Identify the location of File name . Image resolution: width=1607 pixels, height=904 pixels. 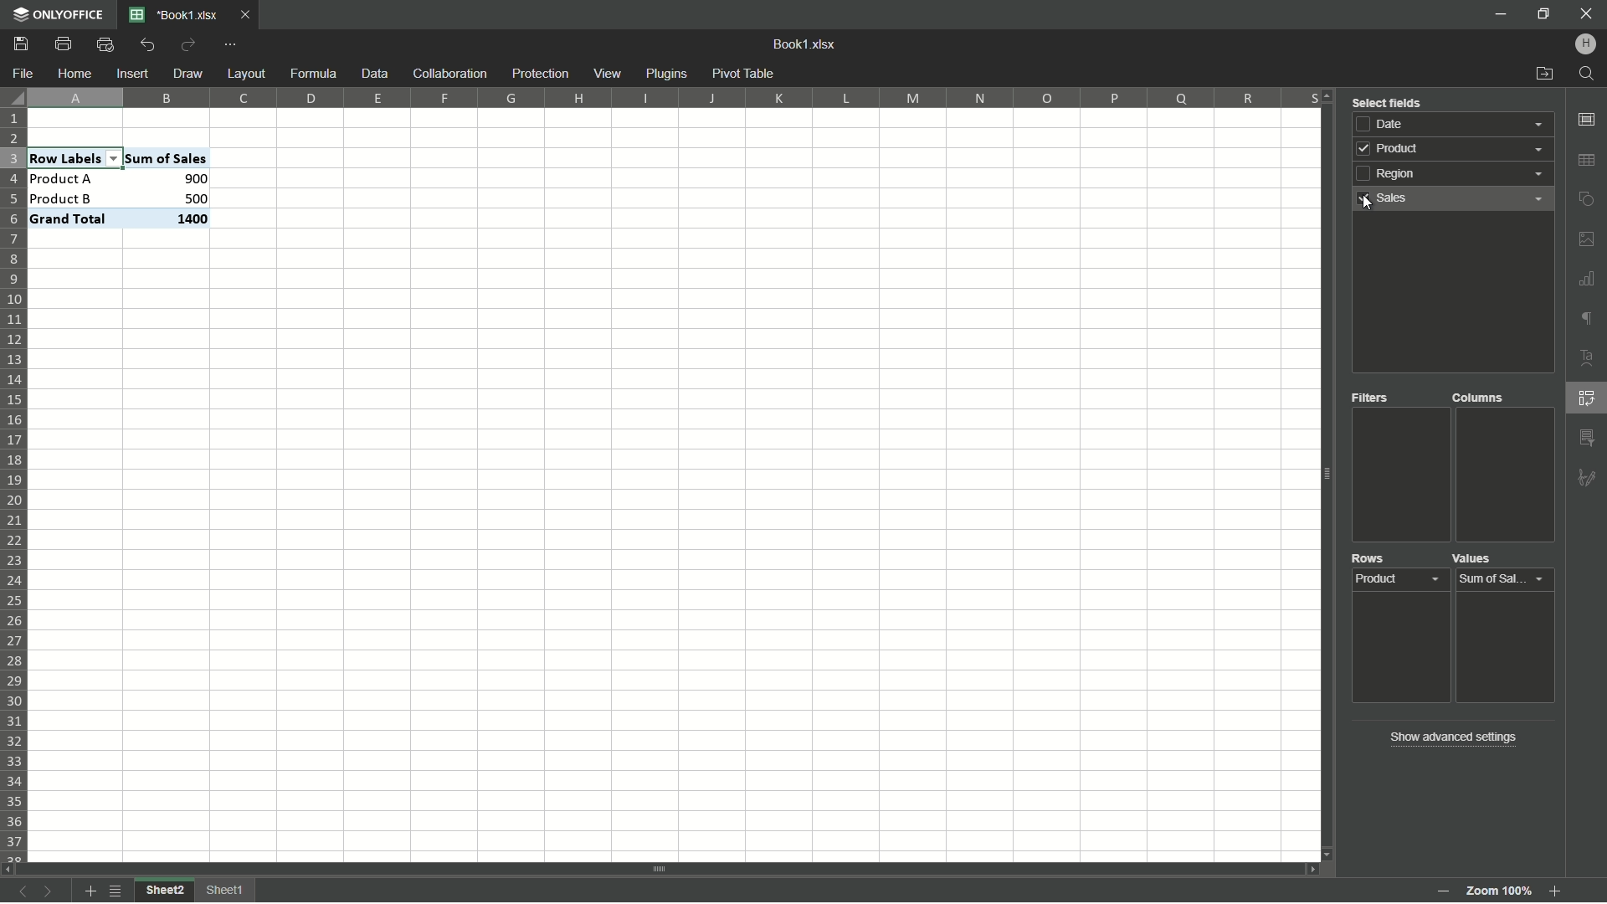
(176, 16).